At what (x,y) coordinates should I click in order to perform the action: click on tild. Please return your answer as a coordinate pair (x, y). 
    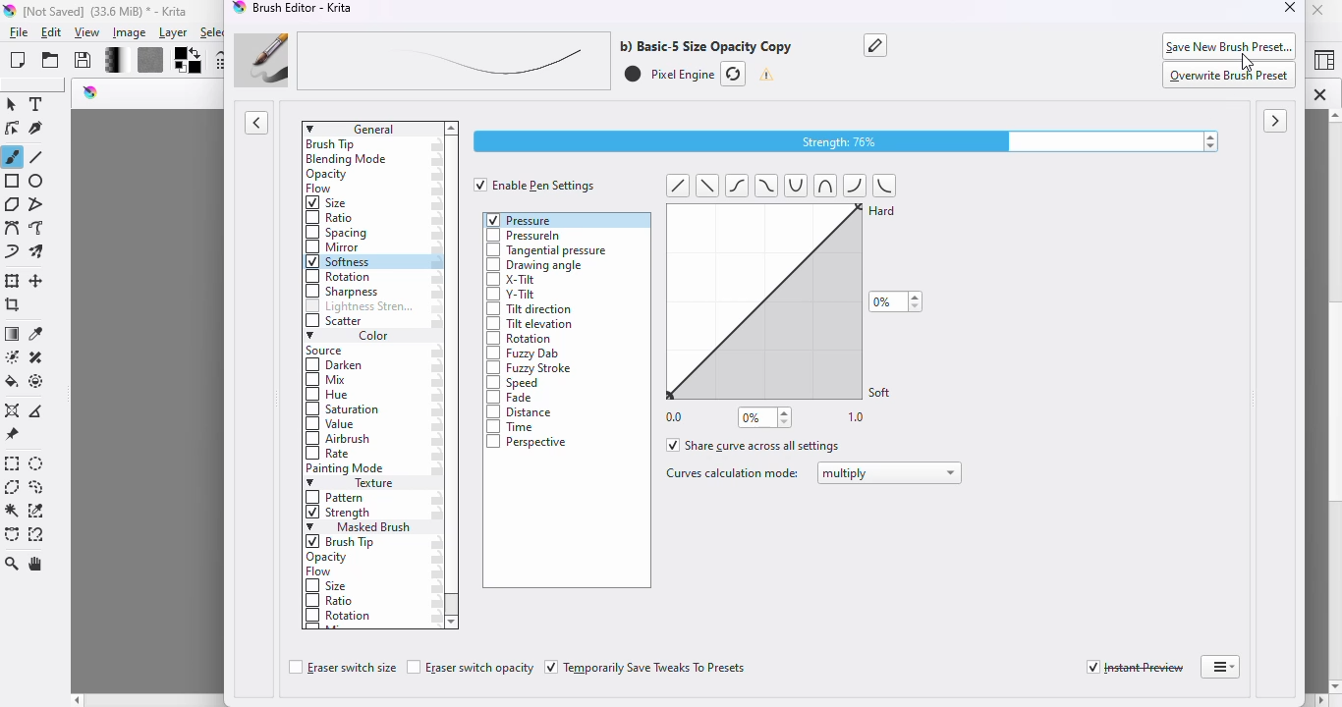
    Looking at the image, I should click on (739, 185).